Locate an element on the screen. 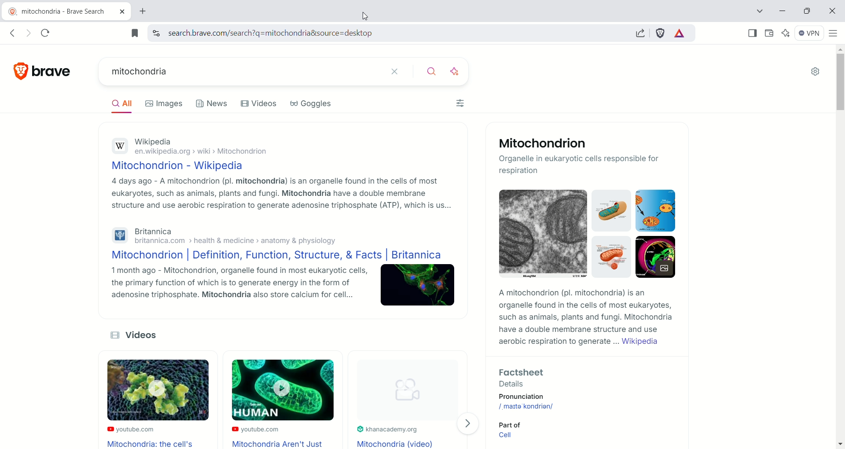  VPN is located at coordinates (811, 33).